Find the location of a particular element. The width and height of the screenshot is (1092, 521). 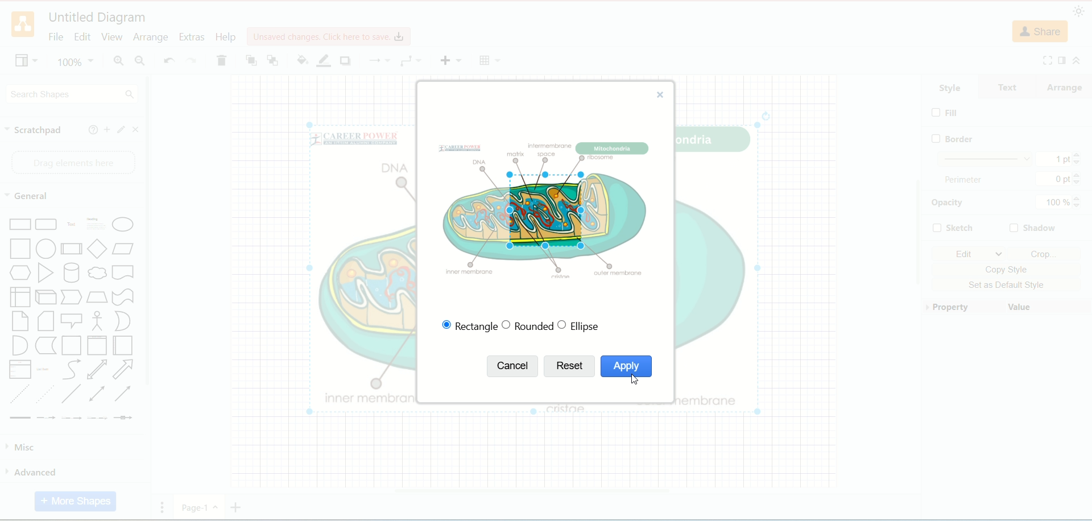

help is located at coordinates (226, 36).